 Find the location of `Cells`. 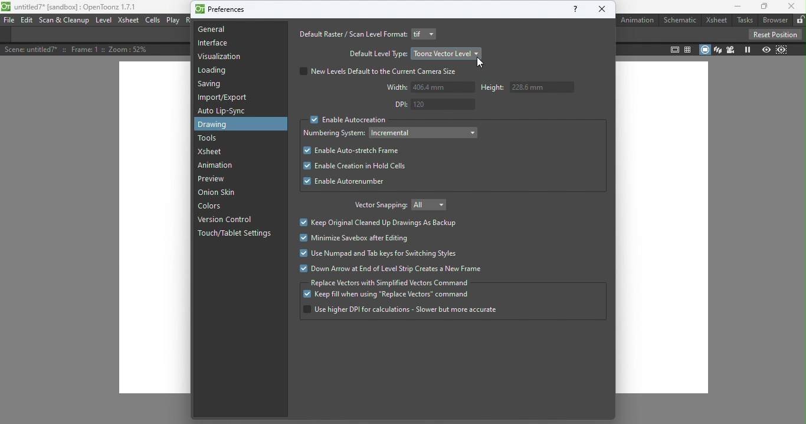

Cells is located at coordinates (154, 21).